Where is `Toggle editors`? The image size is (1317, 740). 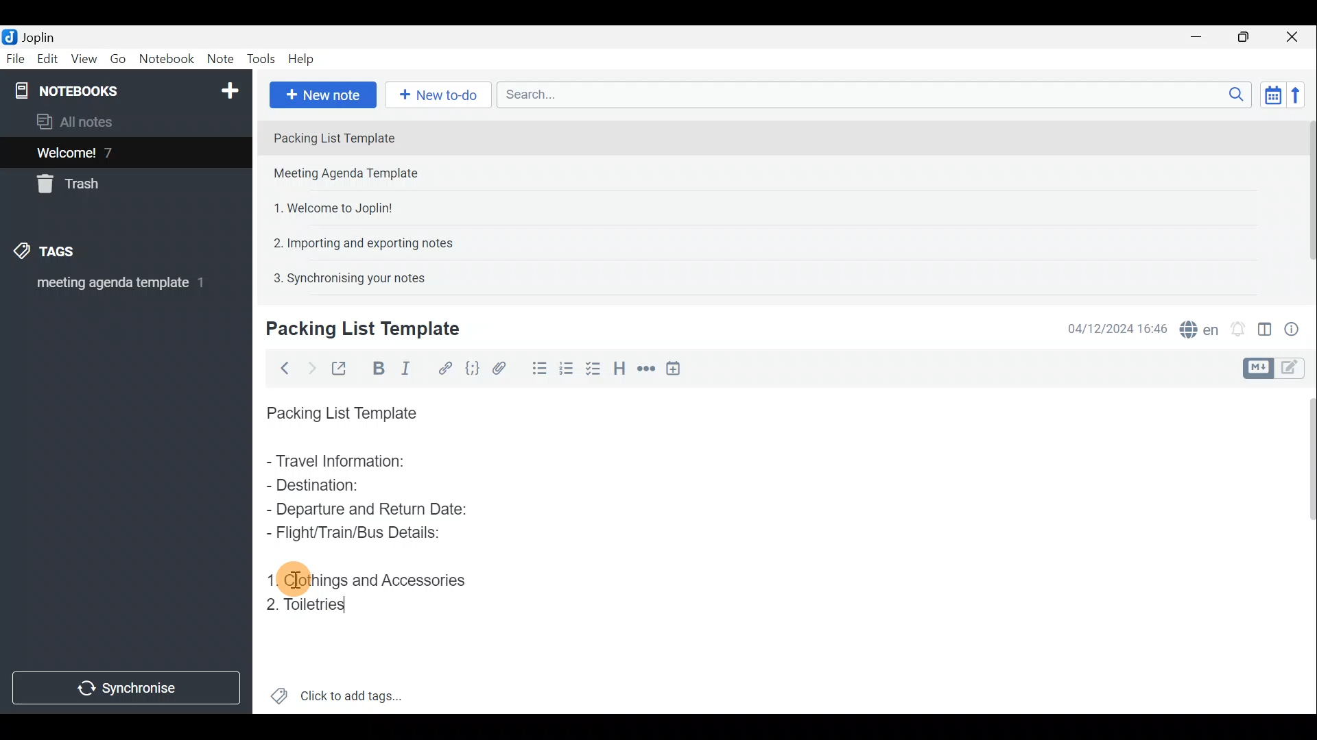 Toggle editors is located at coordinates (1260, 367).